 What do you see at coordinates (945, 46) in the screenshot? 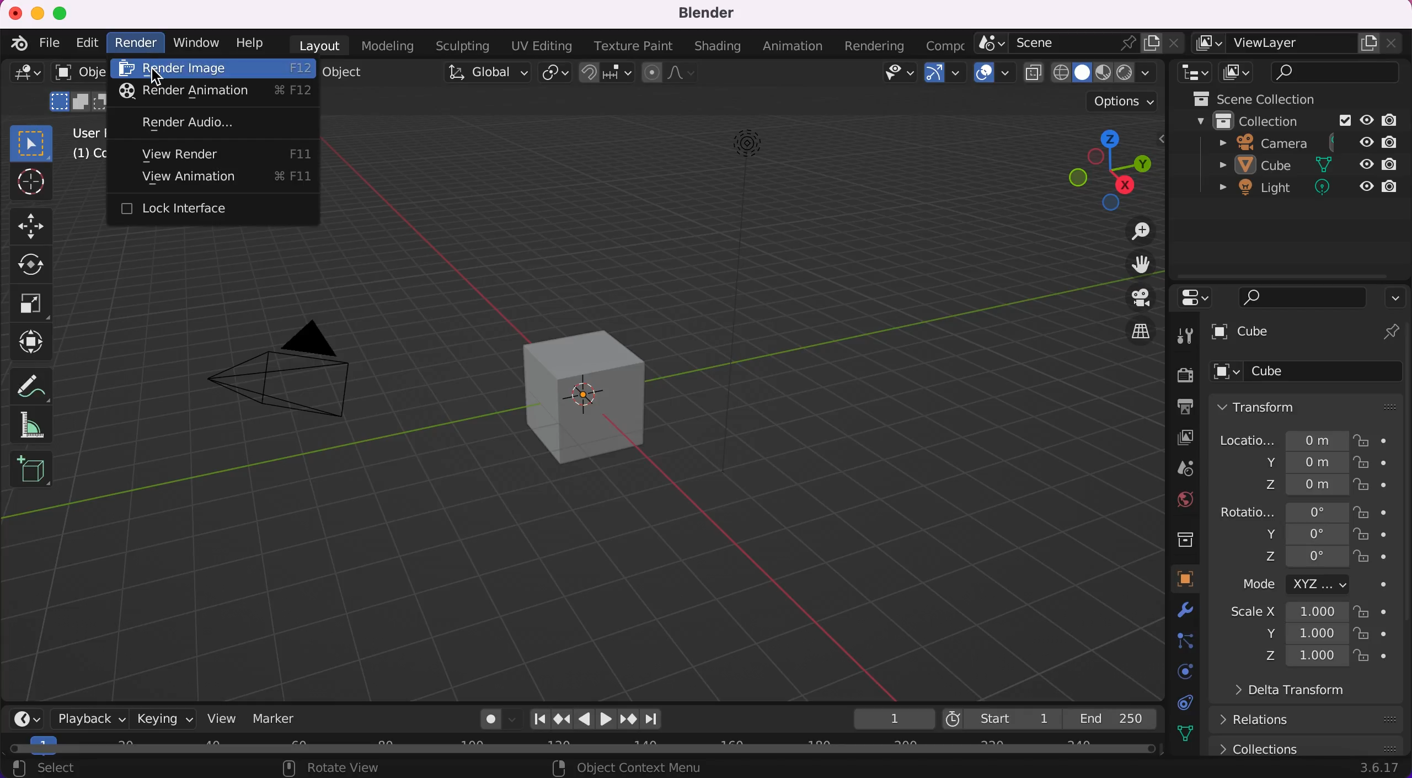
I see `active workspace` at bounding box center [945, 46].